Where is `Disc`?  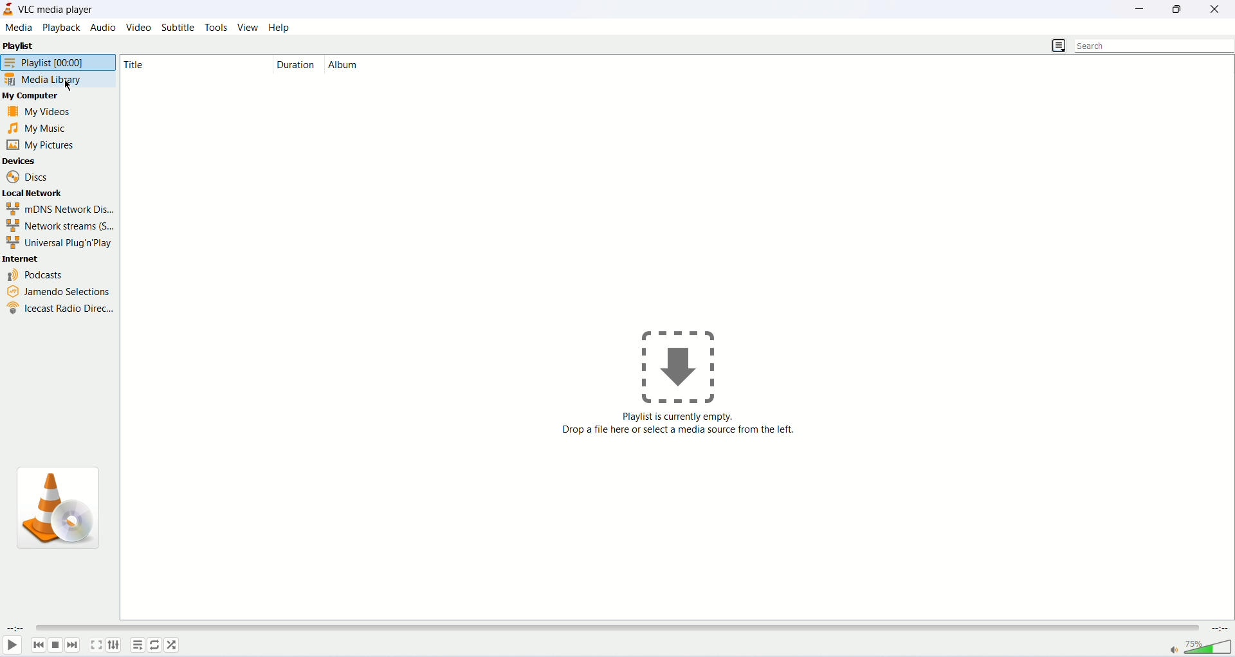 Disc is located at coordinates (30, 177).